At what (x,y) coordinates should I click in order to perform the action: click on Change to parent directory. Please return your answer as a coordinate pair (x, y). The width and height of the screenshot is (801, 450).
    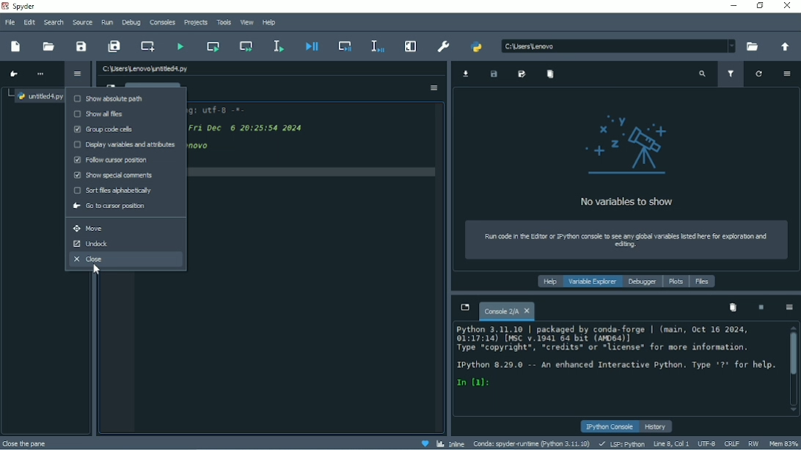
    Looking at the image, I should click on (784, 47).